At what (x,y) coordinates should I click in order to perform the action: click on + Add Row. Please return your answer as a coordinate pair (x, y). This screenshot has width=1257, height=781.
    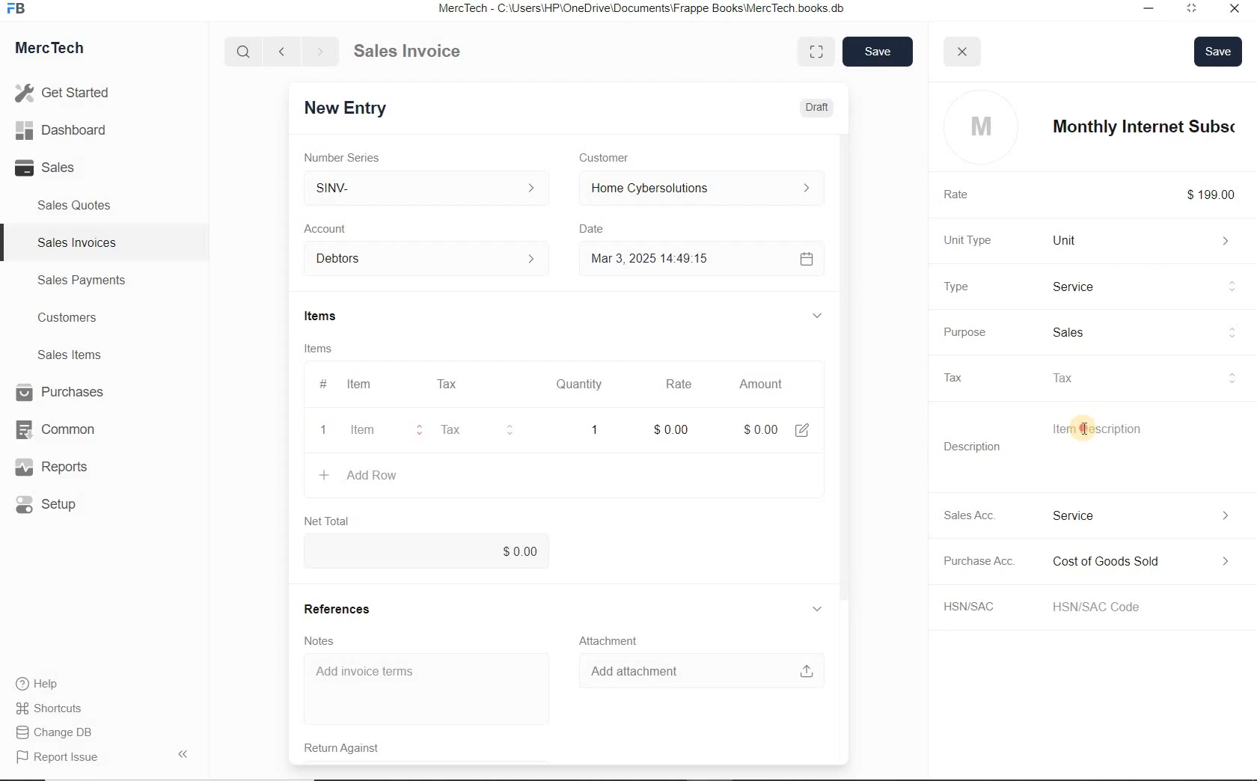
    Looking at the image, I should click on (376, 476).